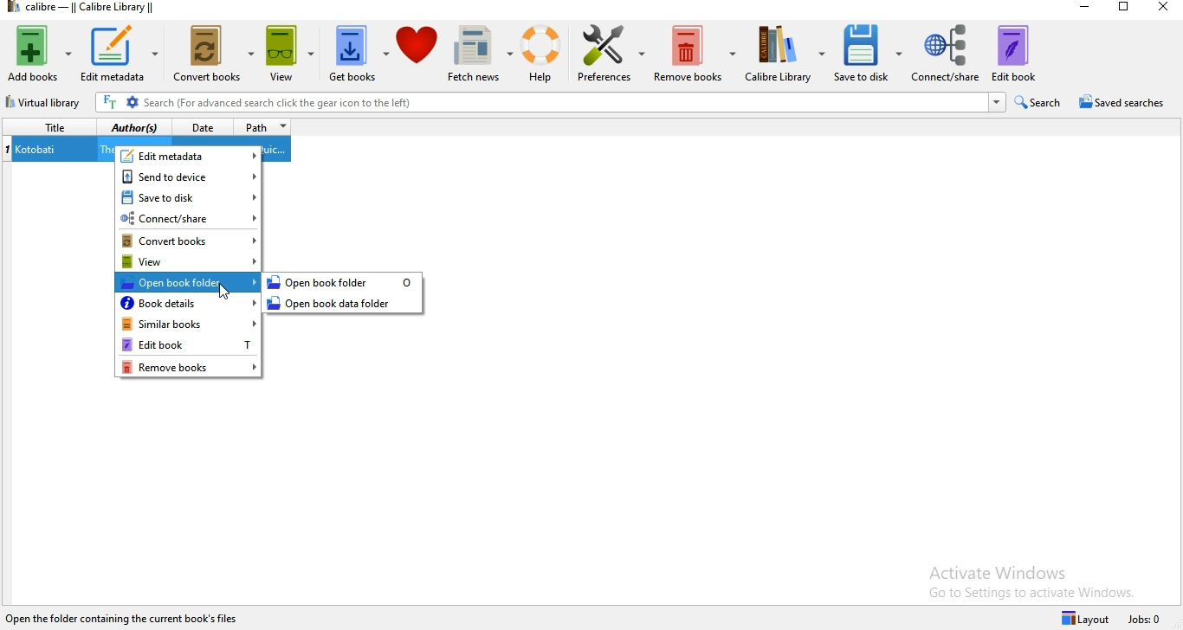  Describe the element at coordinates (695, 52) in the screenshot. I see `remove books` at that location.